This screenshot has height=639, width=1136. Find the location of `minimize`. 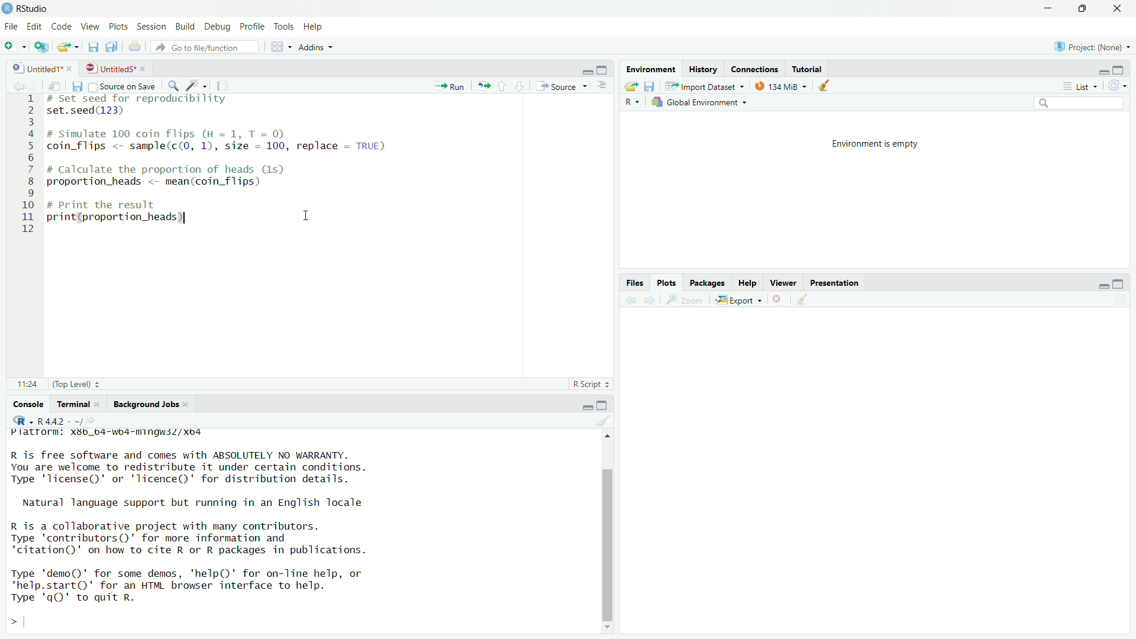

minimize is located at coordinates (588, 406).